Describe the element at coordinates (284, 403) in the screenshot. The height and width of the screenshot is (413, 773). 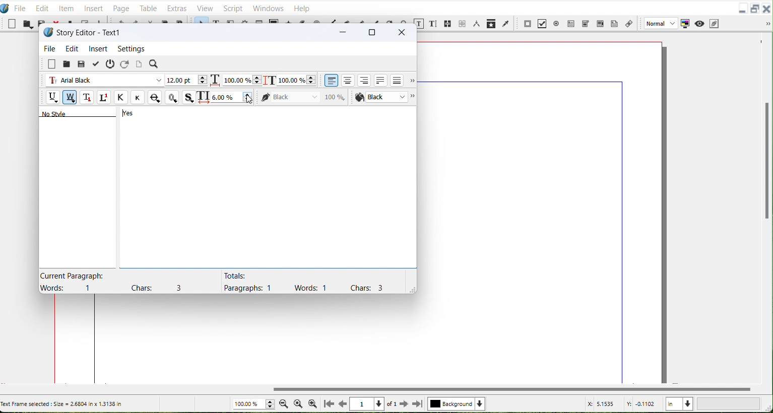
I see `Zoom Out` at that location.